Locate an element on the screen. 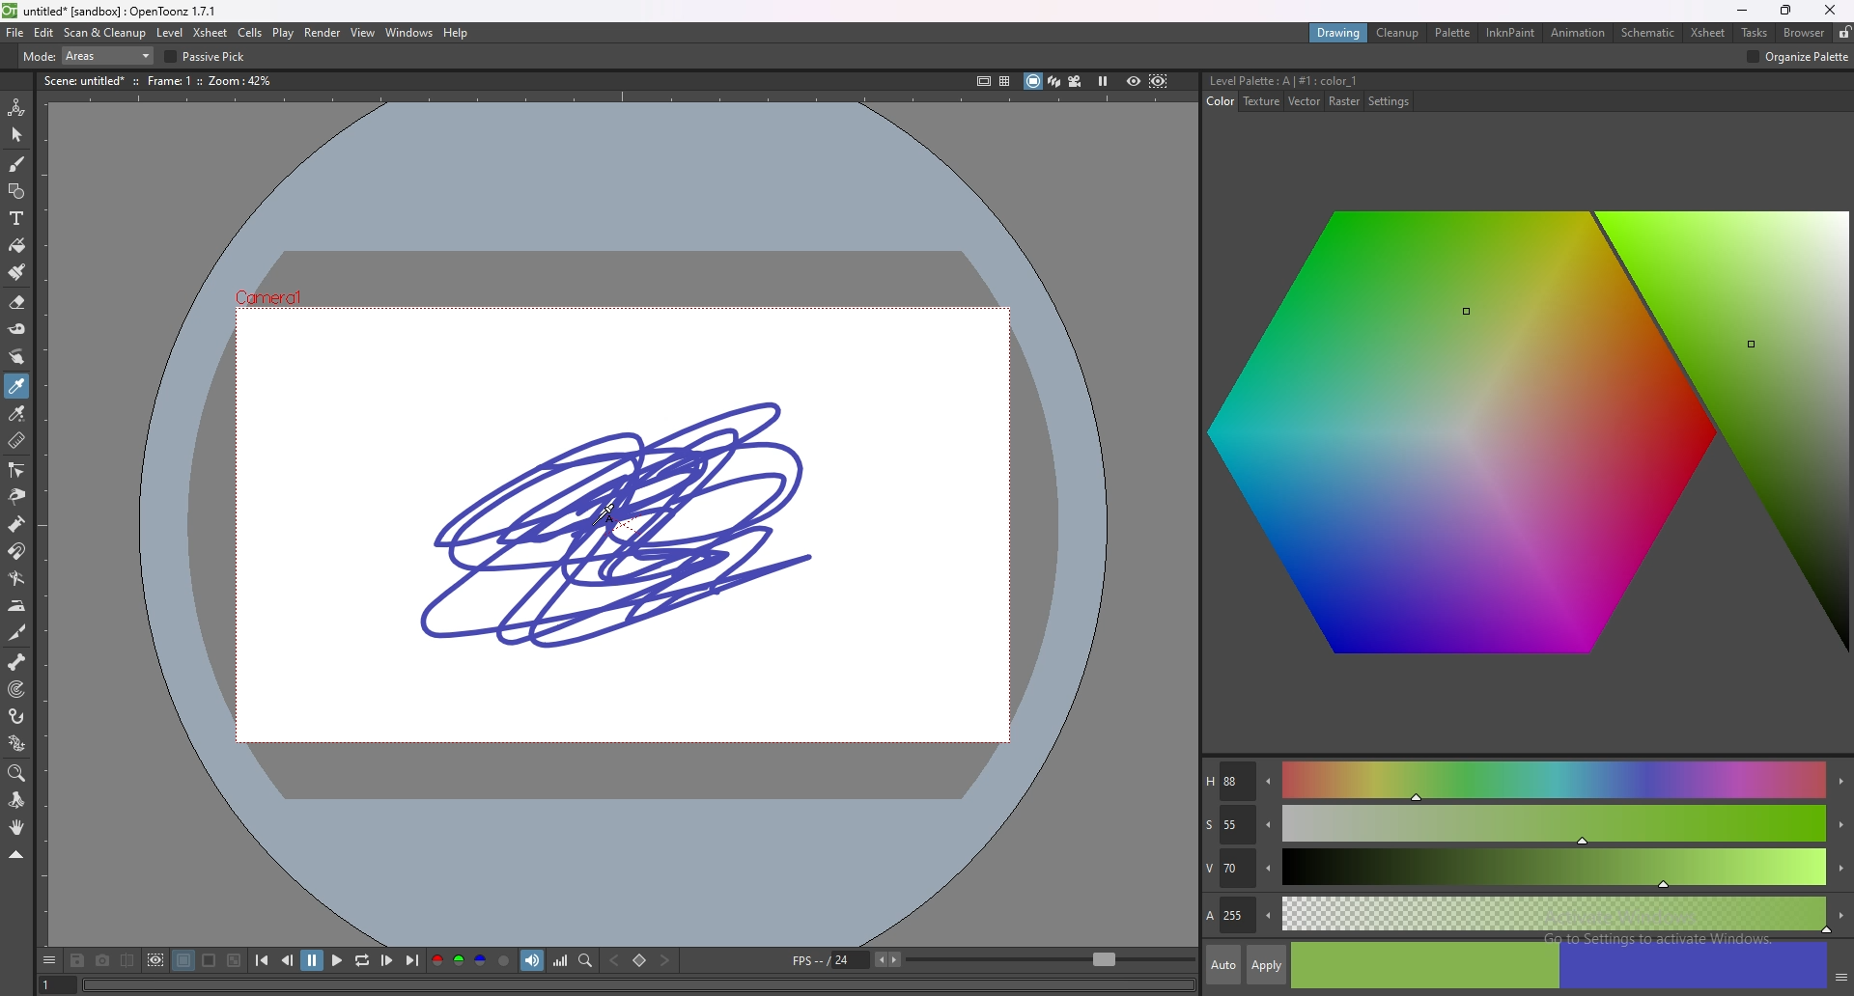 This screenshot has height=996, width=1854. zoom is located at coordinates (1051, 960).